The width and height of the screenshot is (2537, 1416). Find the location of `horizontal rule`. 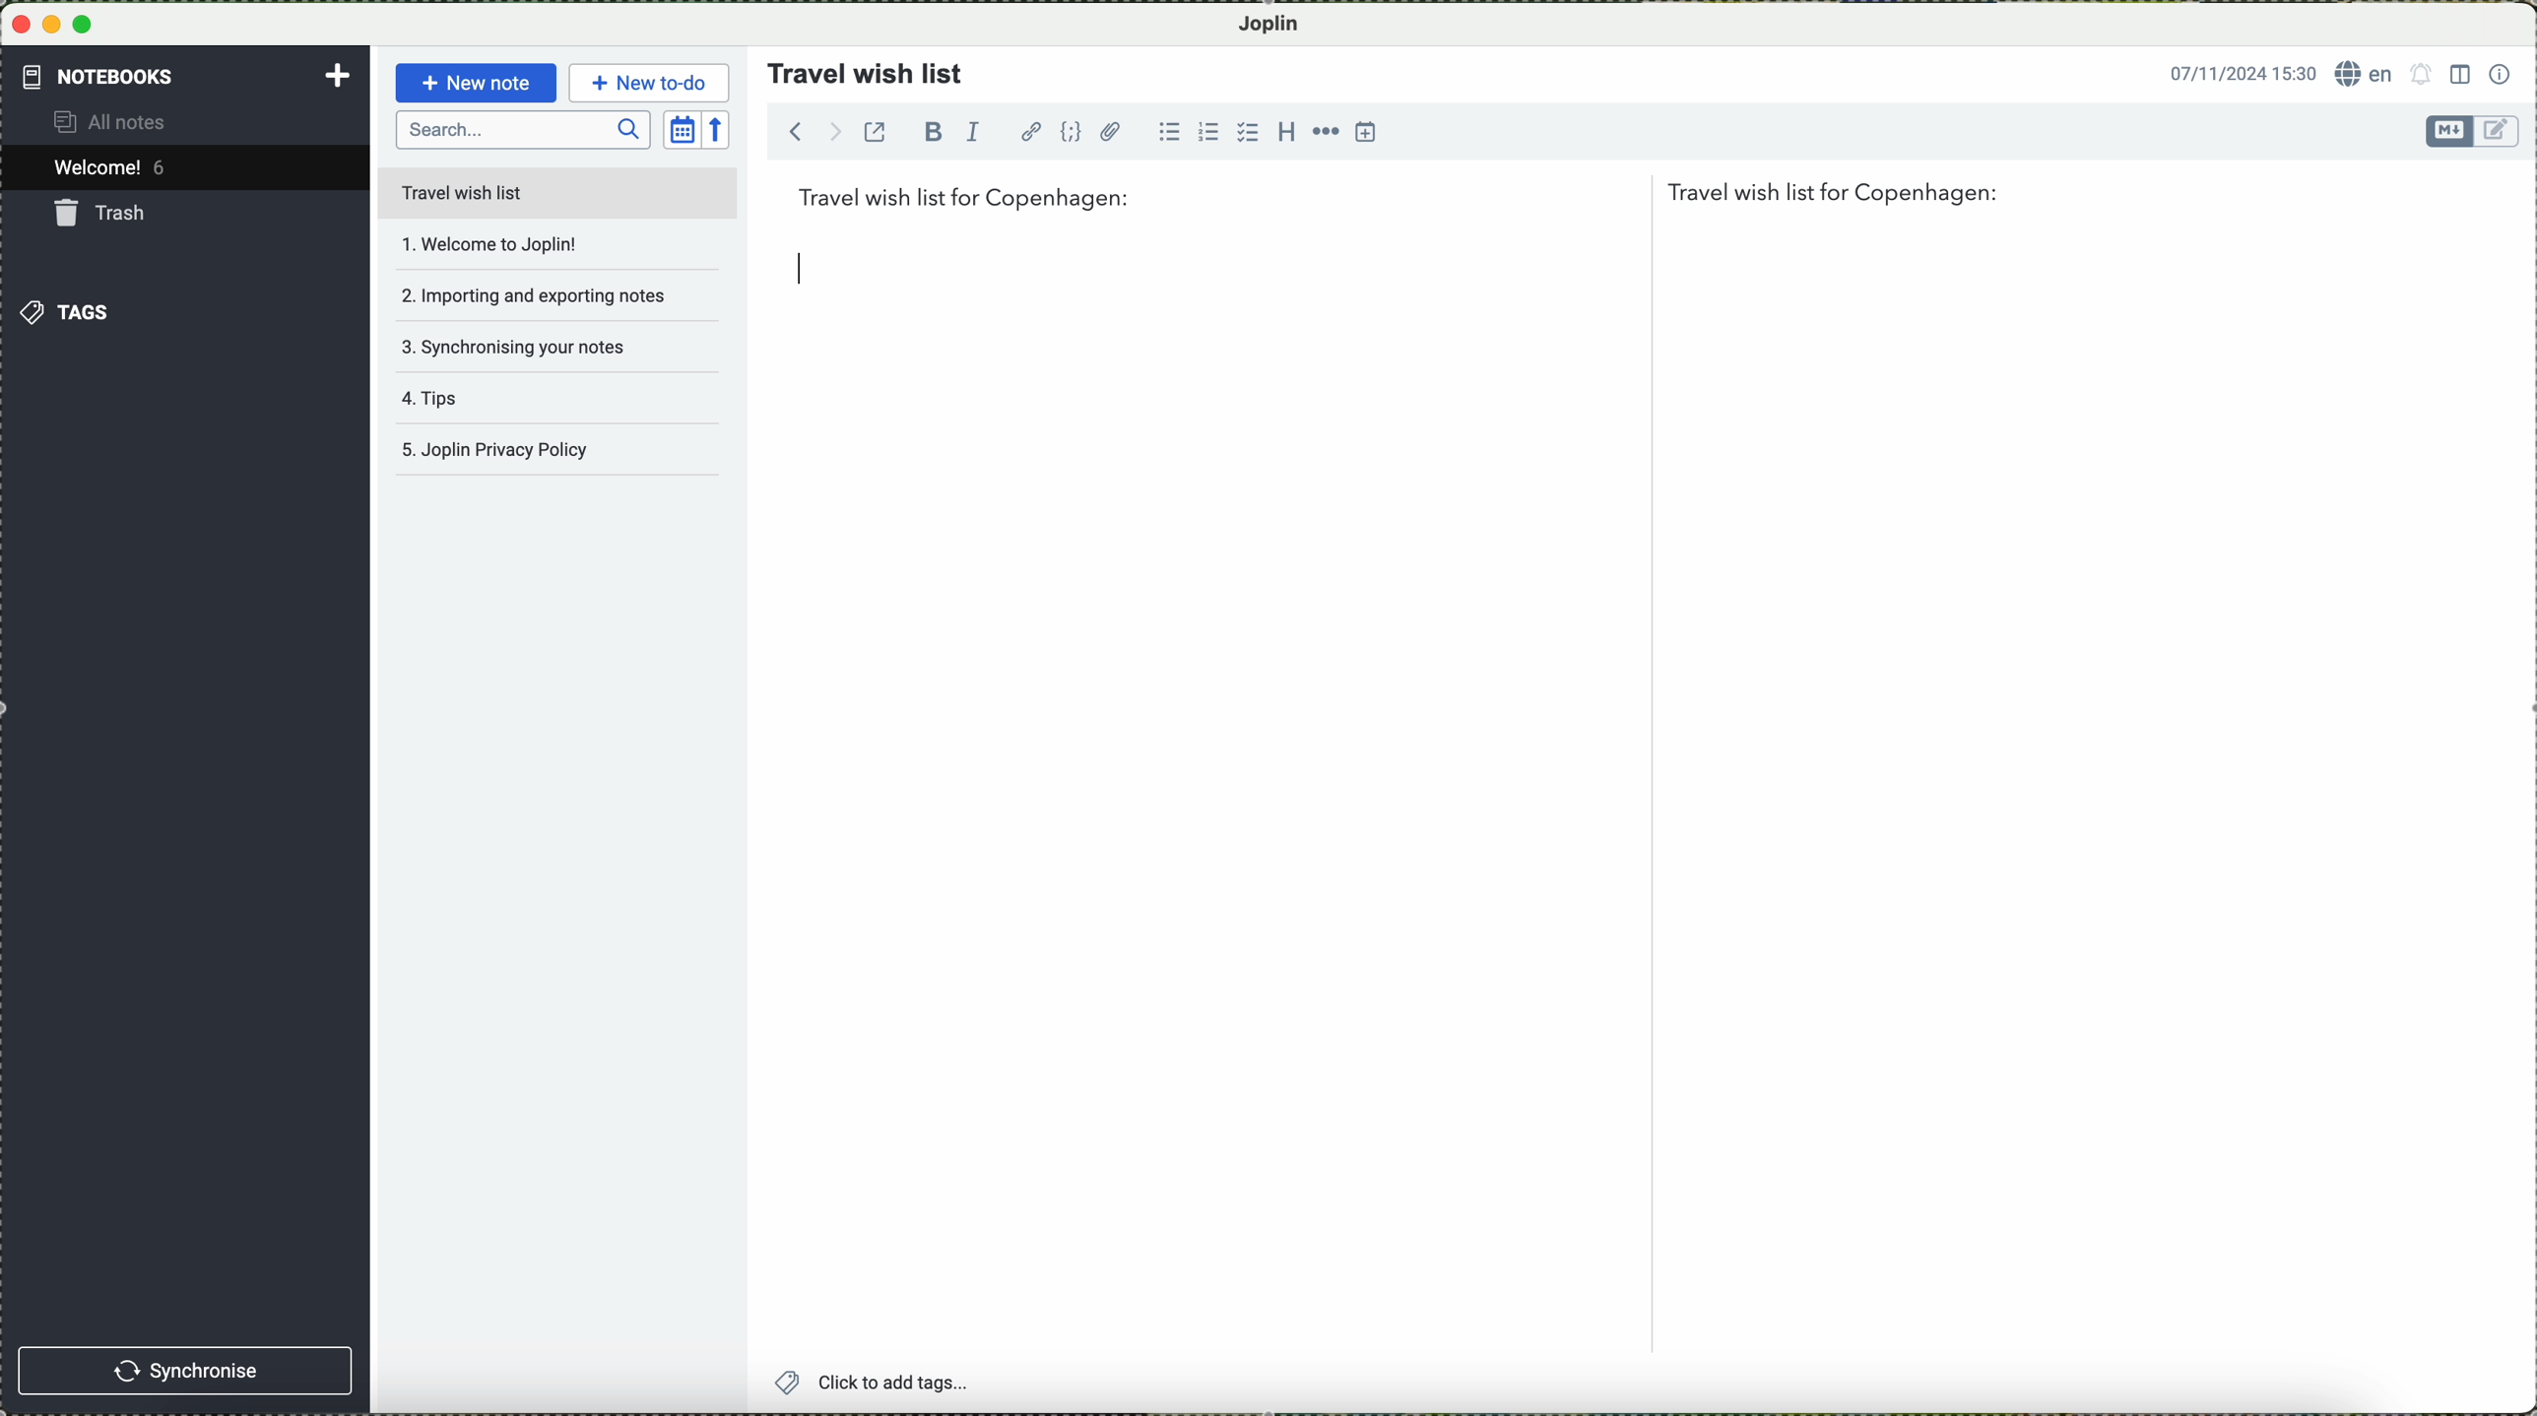

horizontal rule is located at coordinates (1324, 131).